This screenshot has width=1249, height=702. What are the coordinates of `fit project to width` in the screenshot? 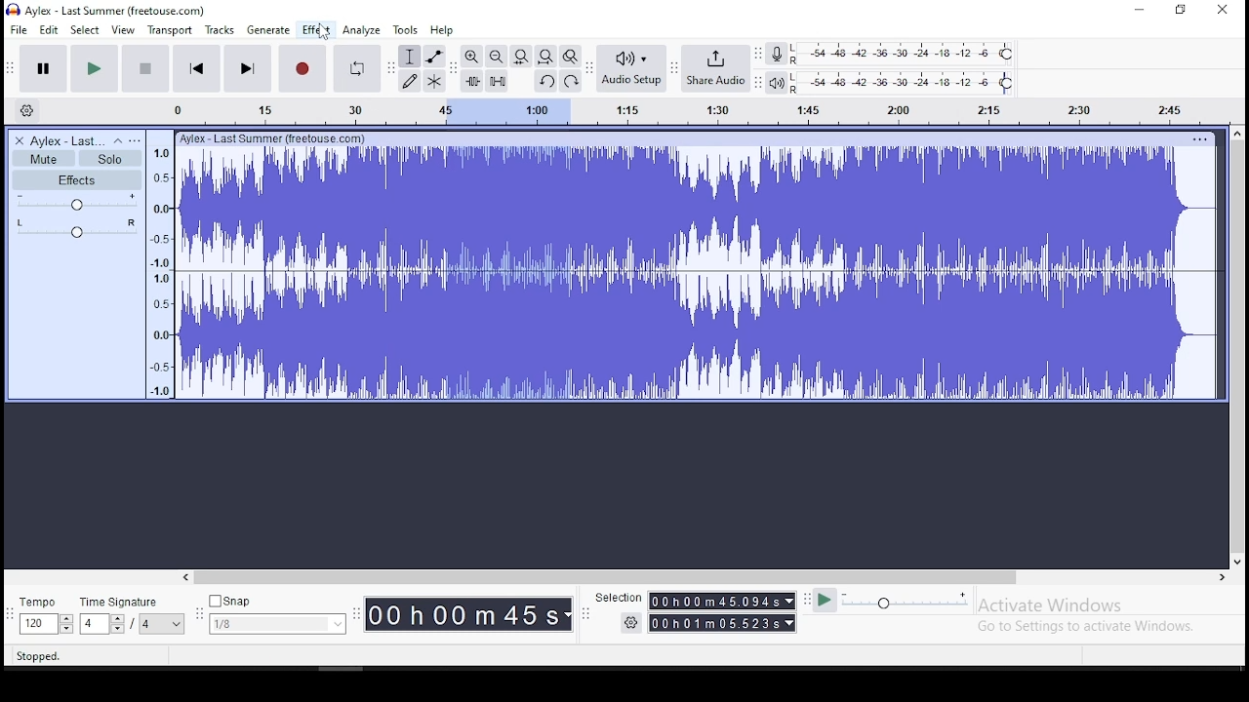 It's located at (545, 56).